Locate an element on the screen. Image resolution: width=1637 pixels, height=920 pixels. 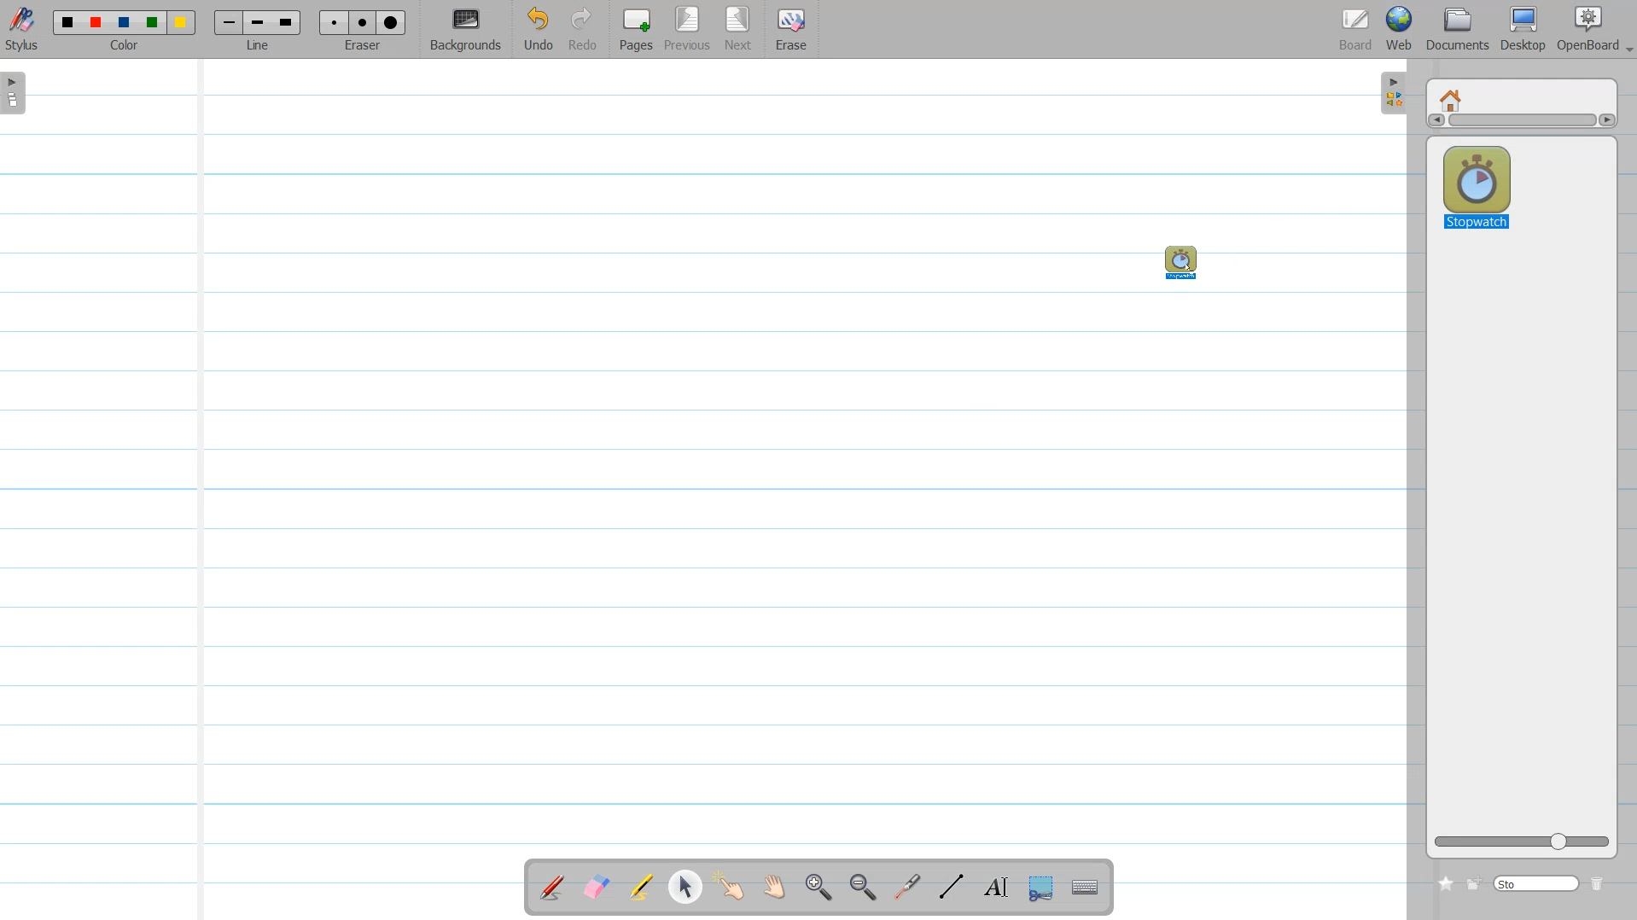
Scroll Page is located at coordinates (777, 888).